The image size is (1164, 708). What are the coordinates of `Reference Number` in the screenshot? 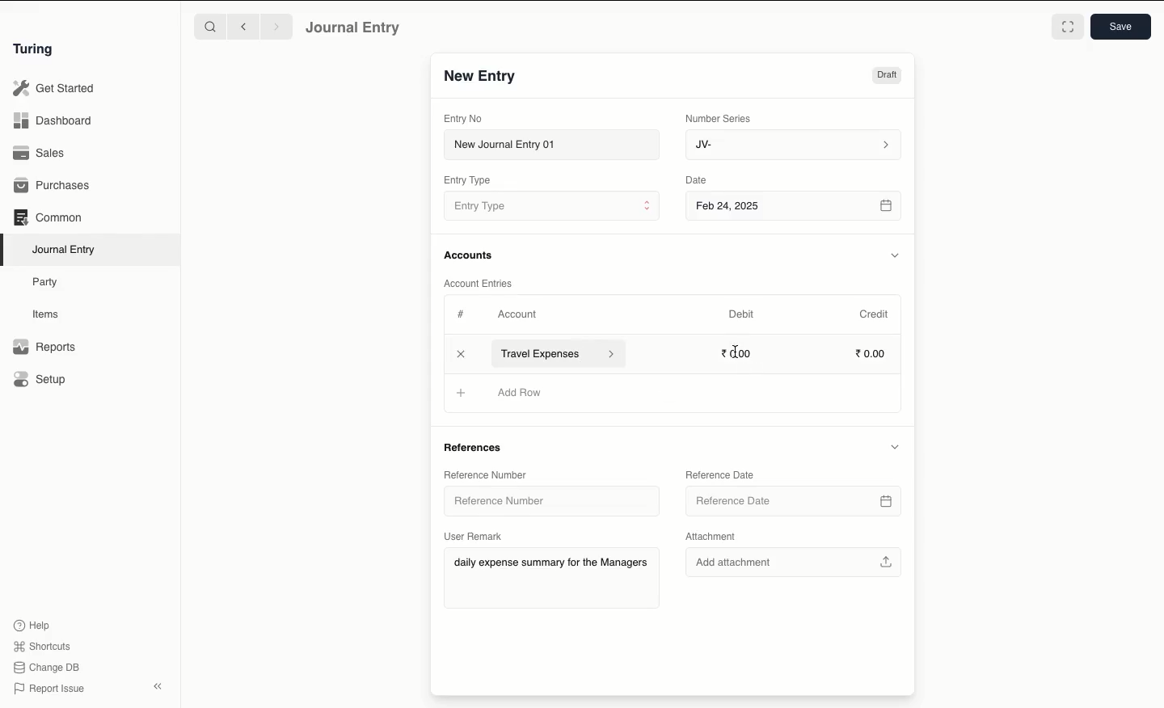 It's located at (546, 501).